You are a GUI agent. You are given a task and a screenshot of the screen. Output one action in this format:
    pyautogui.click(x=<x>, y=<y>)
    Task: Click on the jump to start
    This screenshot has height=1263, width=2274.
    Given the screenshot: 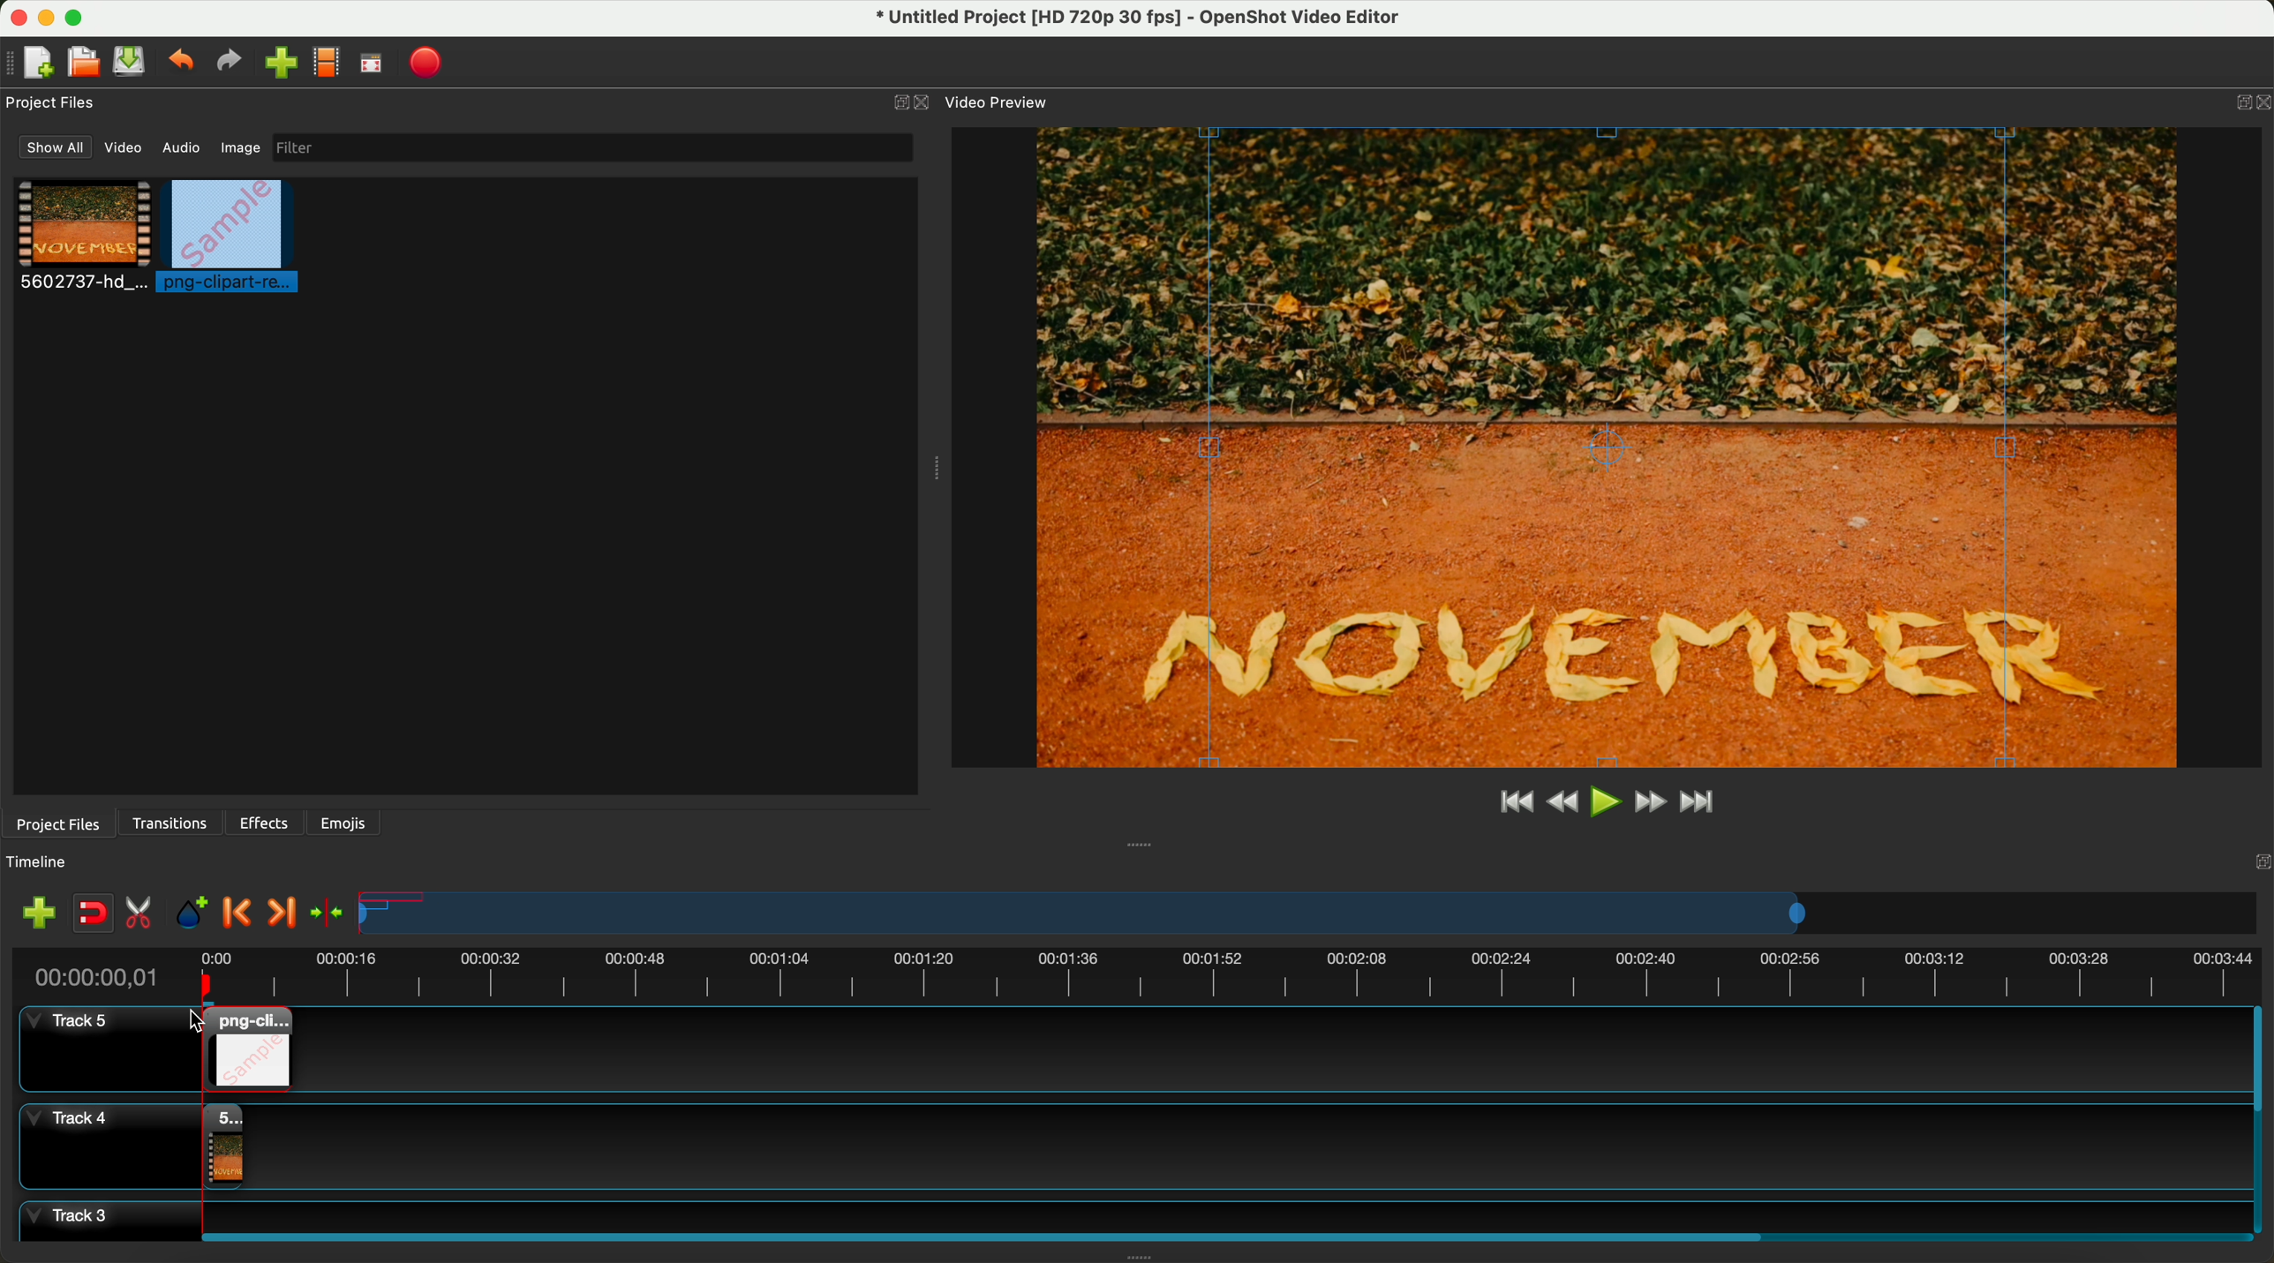 What is the action you would take?
    pyautogui.click(x=1517, y=803)
    